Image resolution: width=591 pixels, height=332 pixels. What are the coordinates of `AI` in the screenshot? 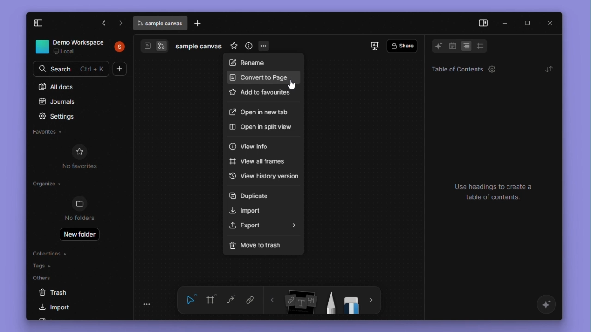 It's located at (436, 46).